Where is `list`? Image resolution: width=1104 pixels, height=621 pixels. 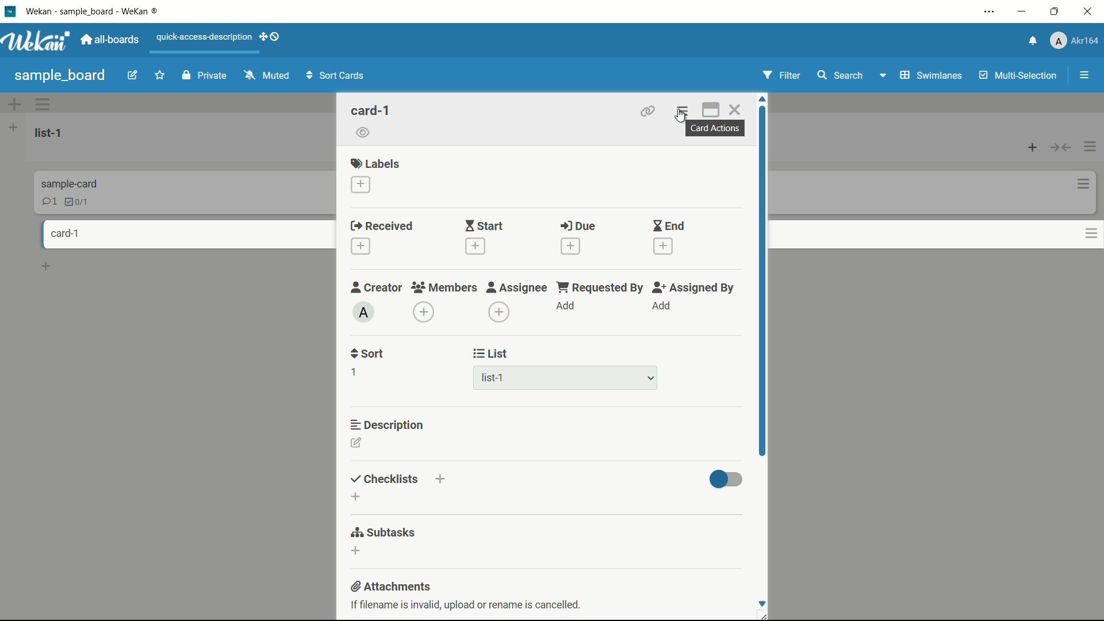 list is located at coordinates (491, 353).